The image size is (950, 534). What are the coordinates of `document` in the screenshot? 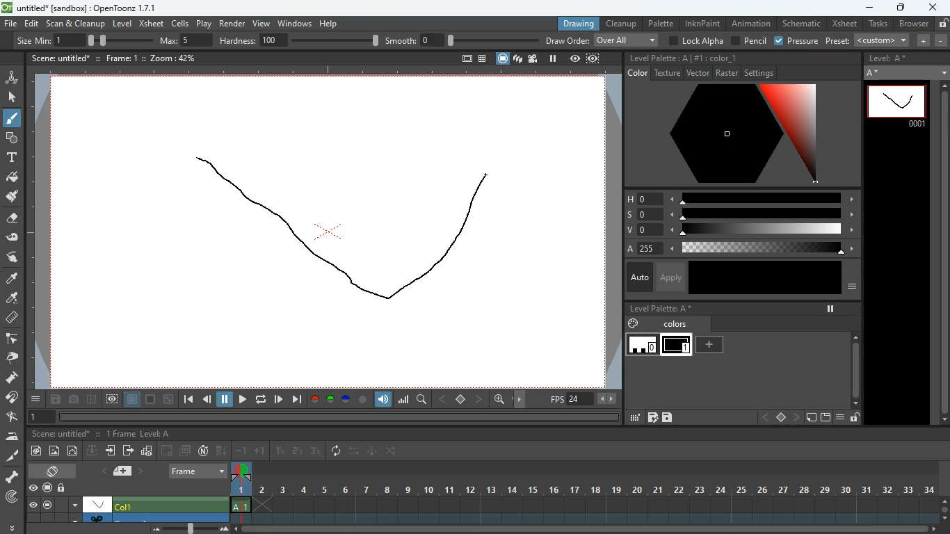 It's located at (824, 418).